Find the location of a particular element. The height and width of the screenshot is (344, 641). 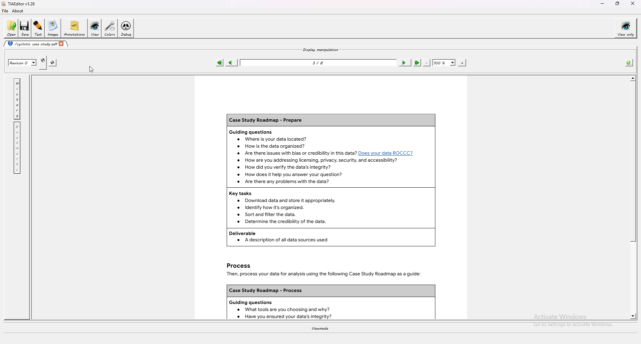

first page is located at coordinates (220, 62).